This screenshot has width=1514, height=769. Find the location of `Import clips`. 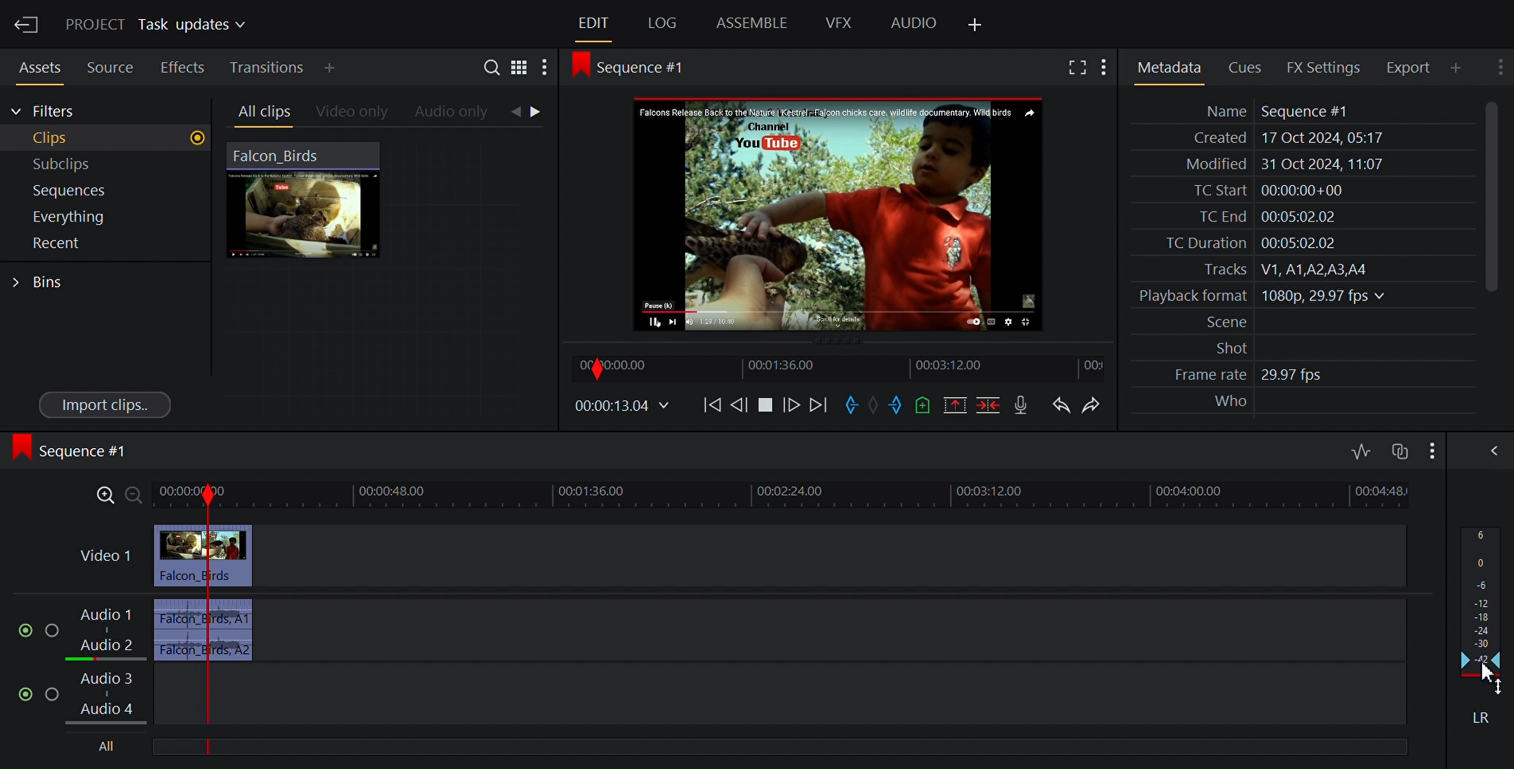

Import clips is located at coordinates (103, 405).